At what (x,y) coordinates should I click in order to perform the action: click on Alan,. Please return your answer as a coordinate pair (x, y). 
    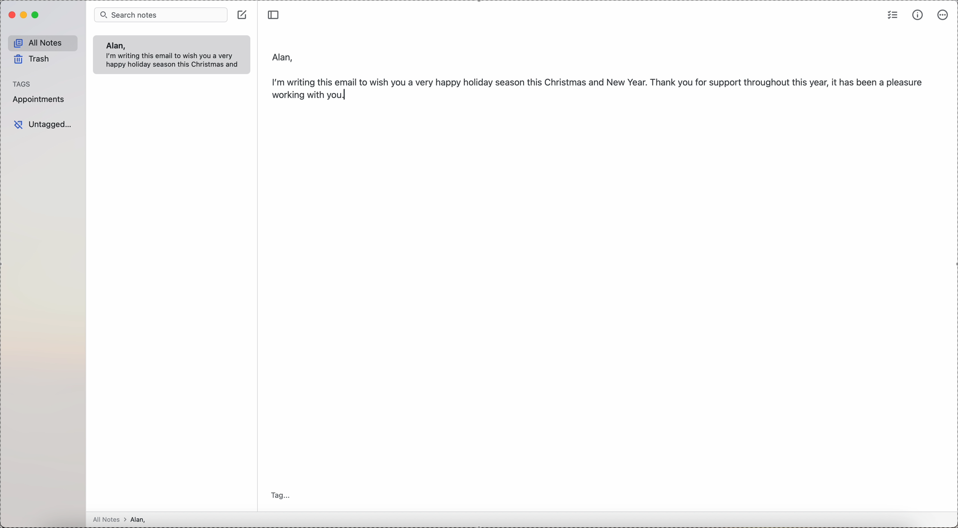
    Looking at the image, I should click on (115, 45).